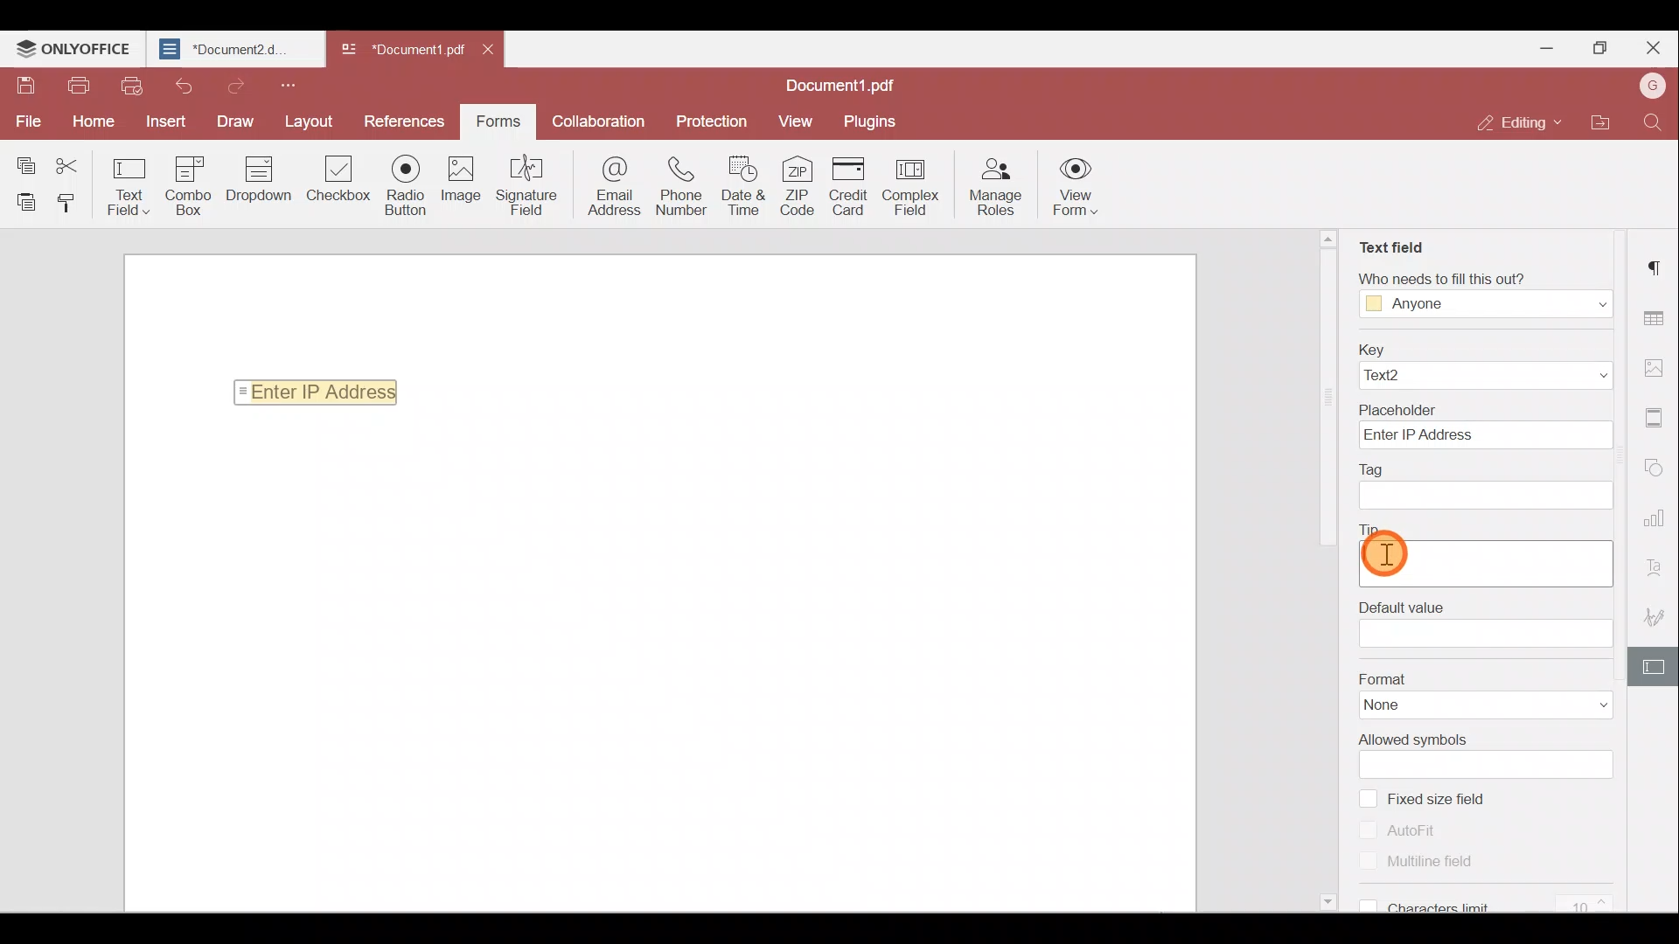  Describe the element at coordinates (1442, 864) in the screenshot. I see `Multiline field` at that location.